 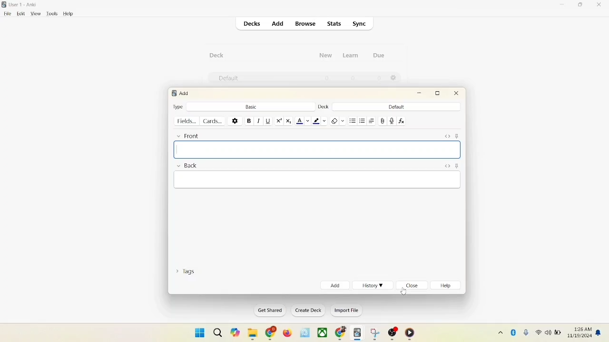 I want to click on help, so click(x=448, y=286).